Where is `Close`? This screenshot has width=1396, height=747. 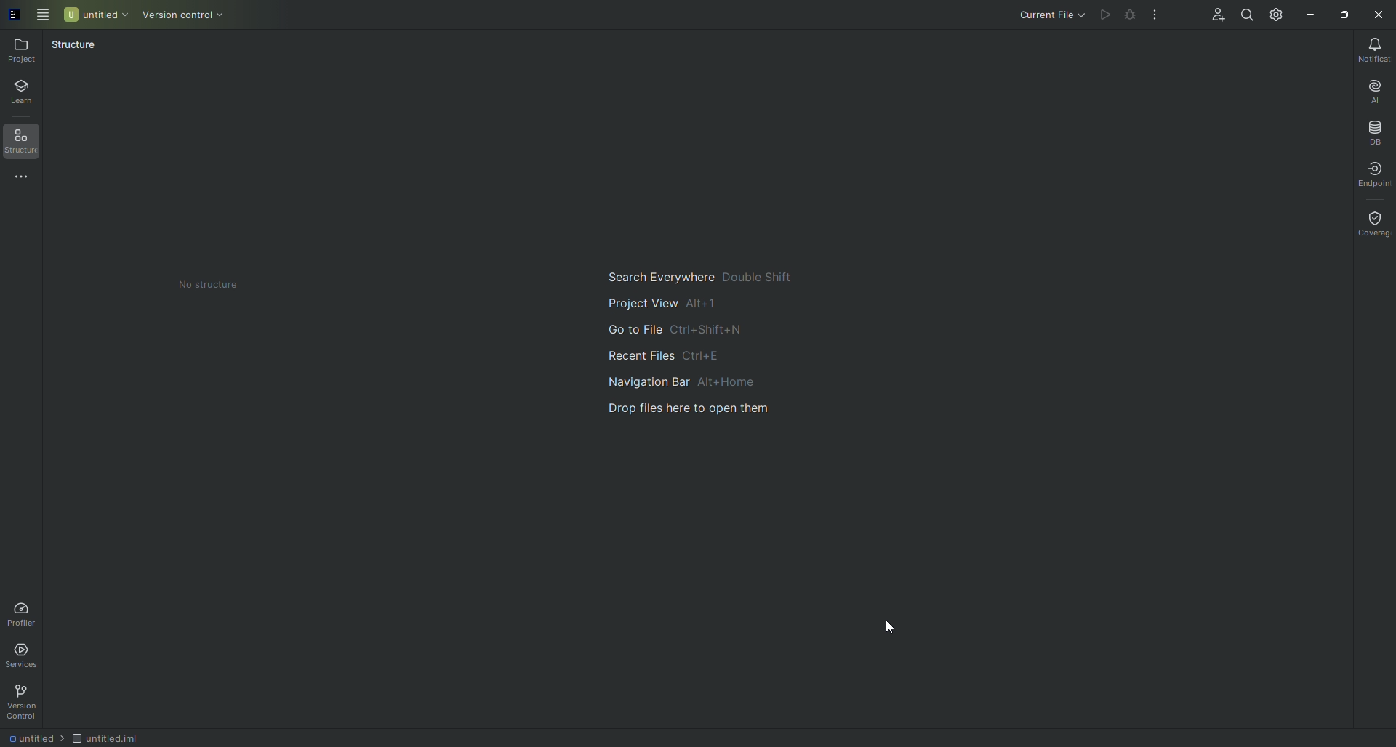 Close is located at coordinates (1378, 15).